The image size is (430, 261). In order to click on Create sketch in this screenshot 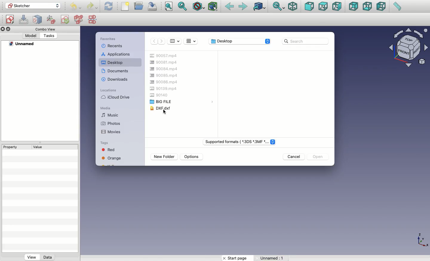, I will do `click(10, 20)`.